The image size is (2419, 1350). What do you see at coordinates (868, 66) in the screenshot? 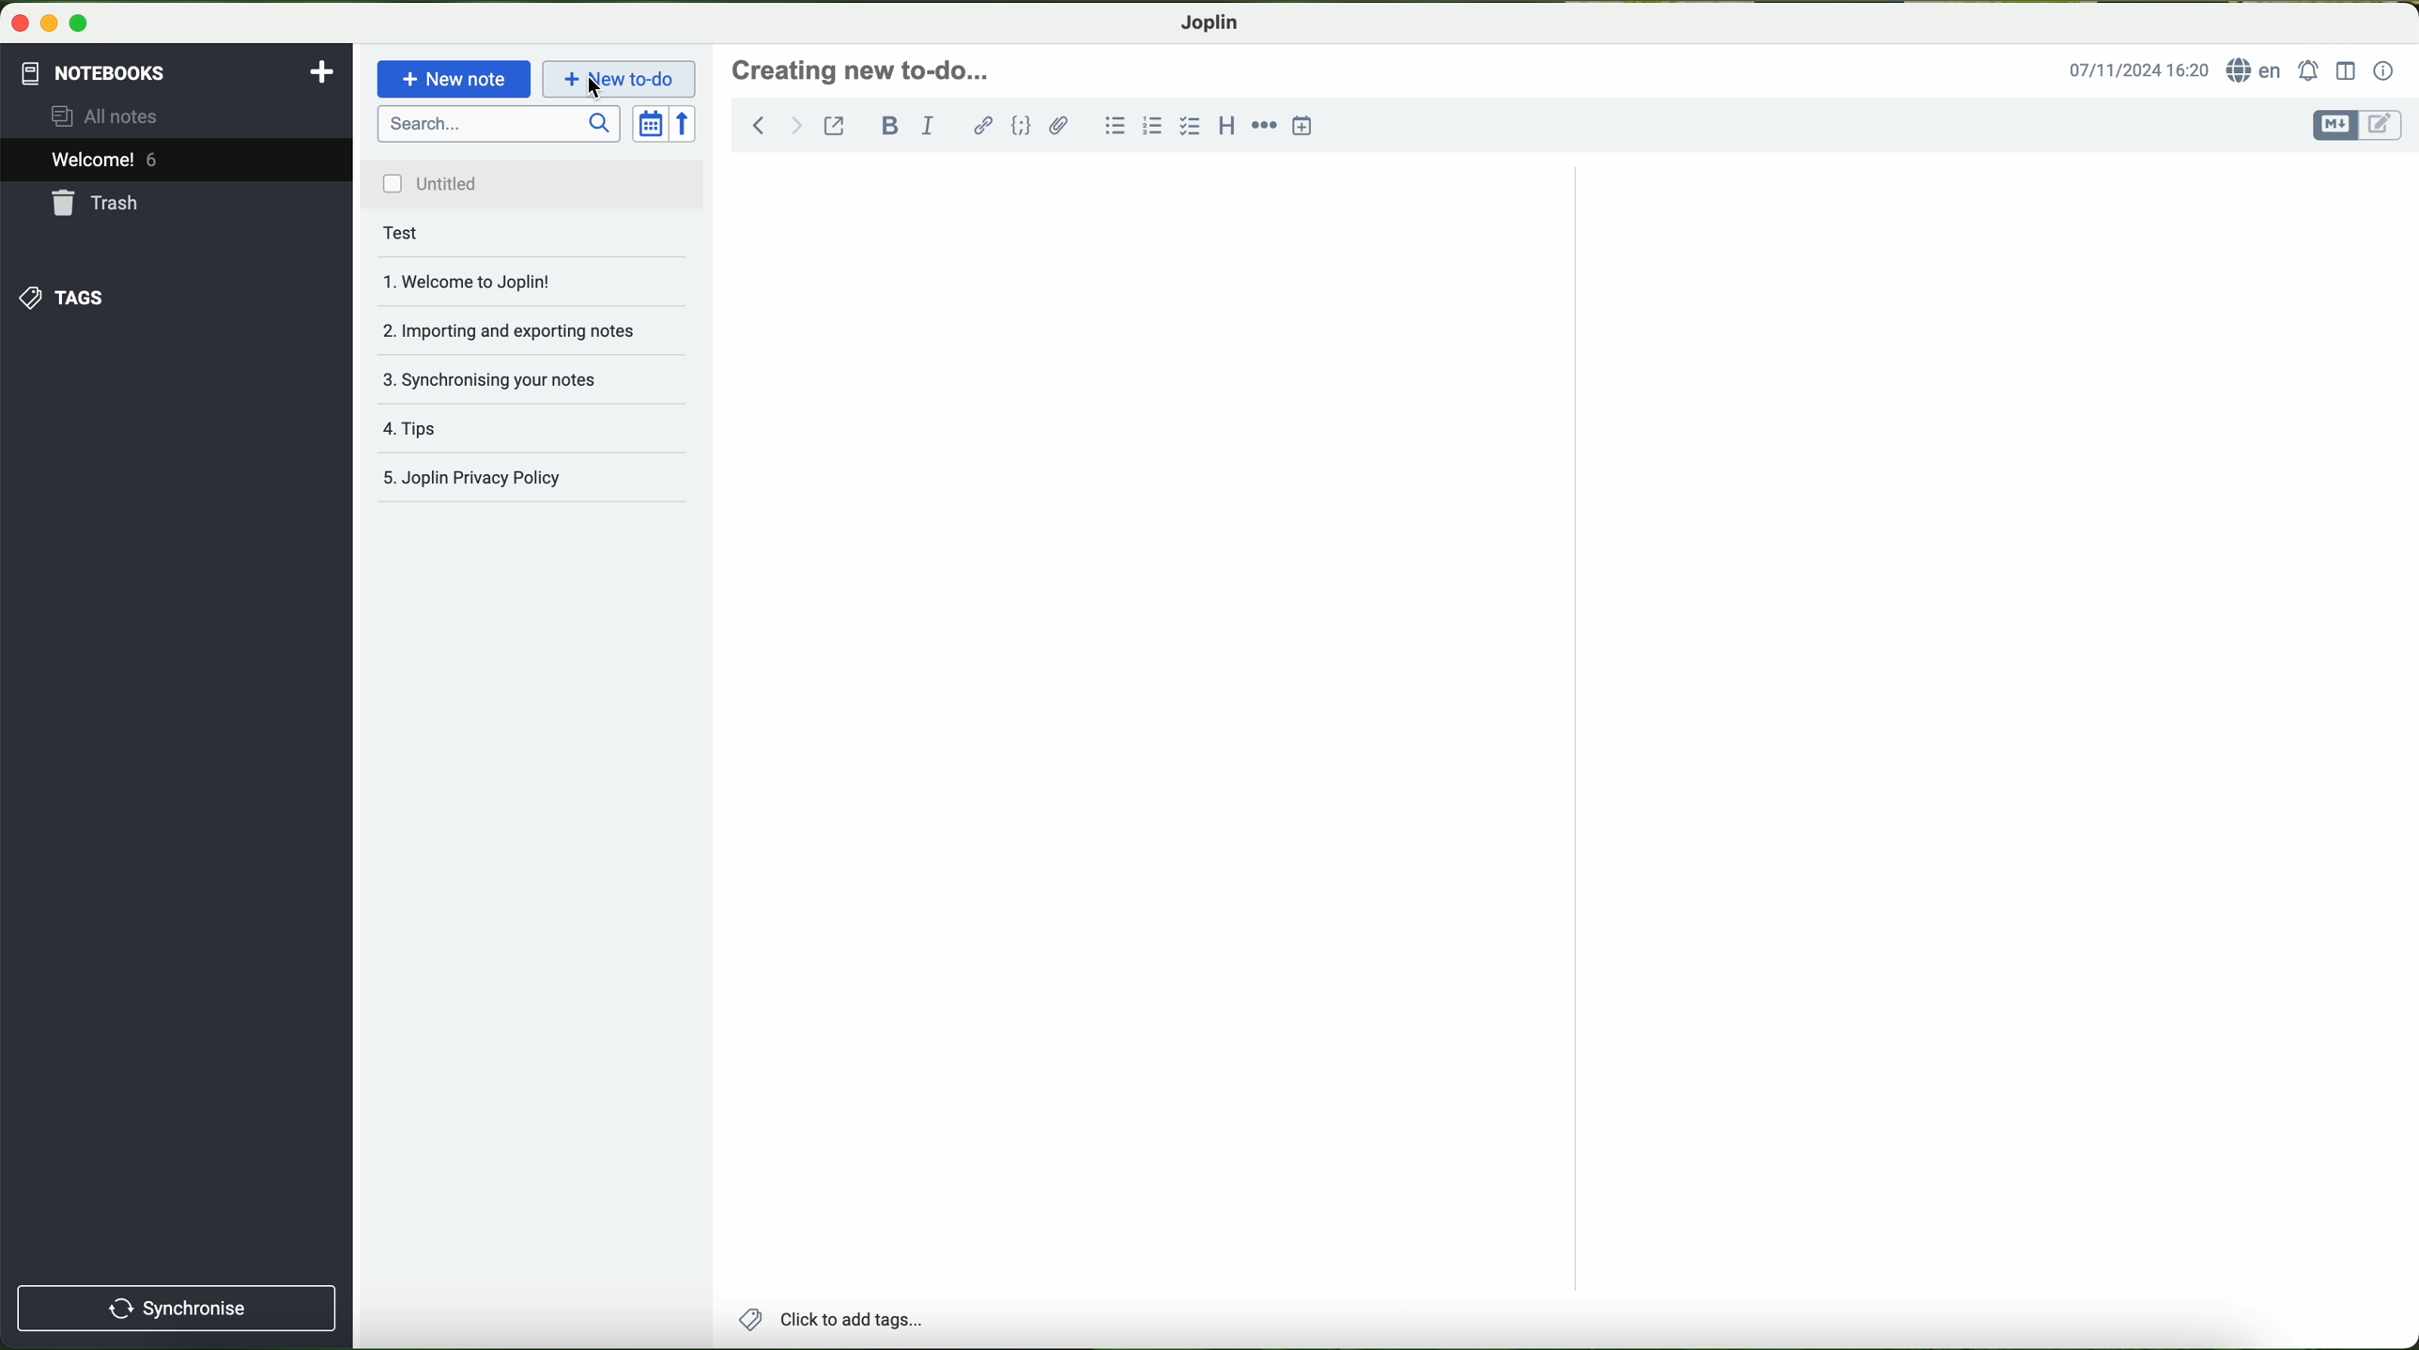
I see `file title` at bounding box center [868, 66].